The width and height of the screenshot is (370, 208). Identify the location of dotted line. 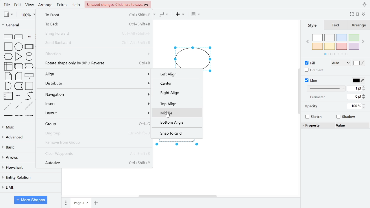
(18, 106).